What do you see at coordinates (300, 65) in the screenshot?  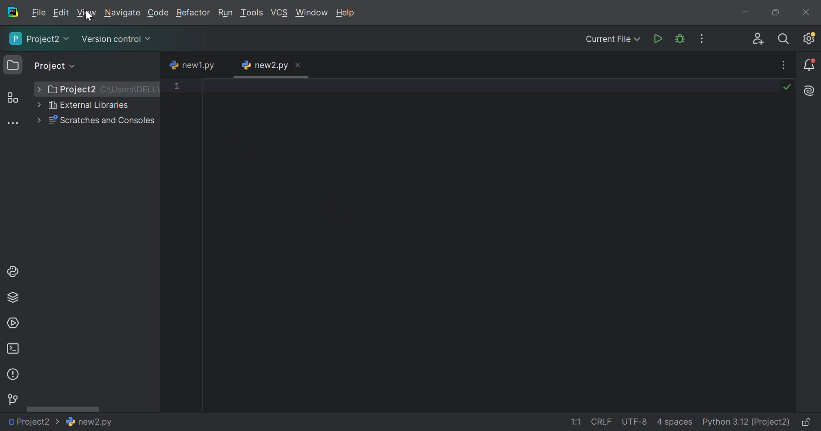 I see `Close` at bounding box center [300, 65].